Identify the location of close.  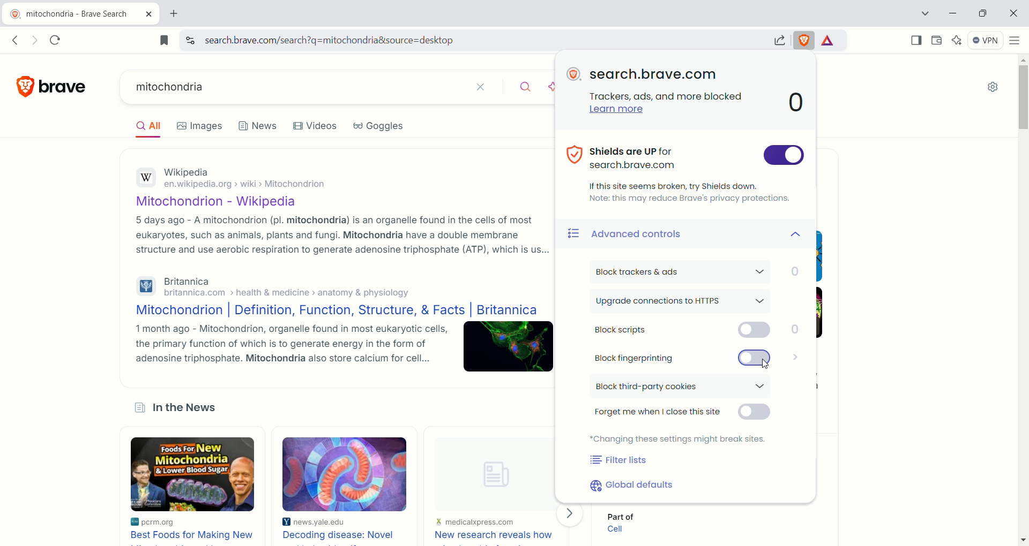
(484, 88).